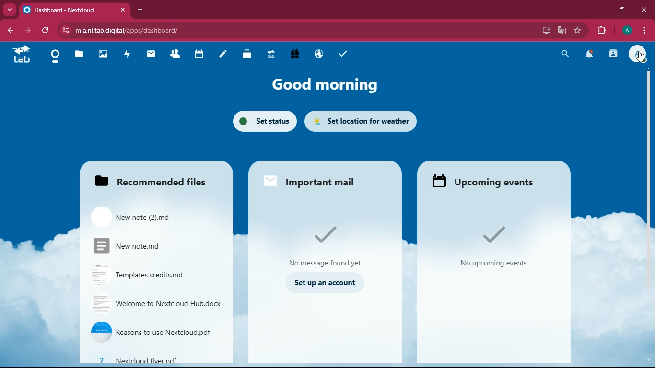 This screenshot has height=368, width=655. What do you see at coordinates (79, 55) in the screenshot?
I see `files` at bounding box center [79, 55].